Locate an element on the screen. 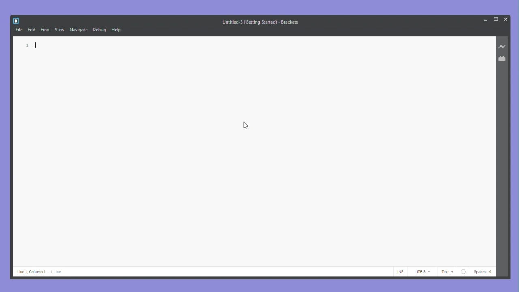  spaces is located at coordinates (476, 271).